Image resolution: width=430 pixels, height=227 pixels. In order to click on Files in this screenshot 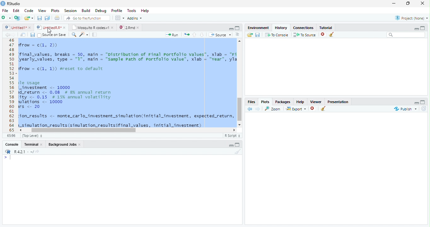, I will do `click(252, 102)`.